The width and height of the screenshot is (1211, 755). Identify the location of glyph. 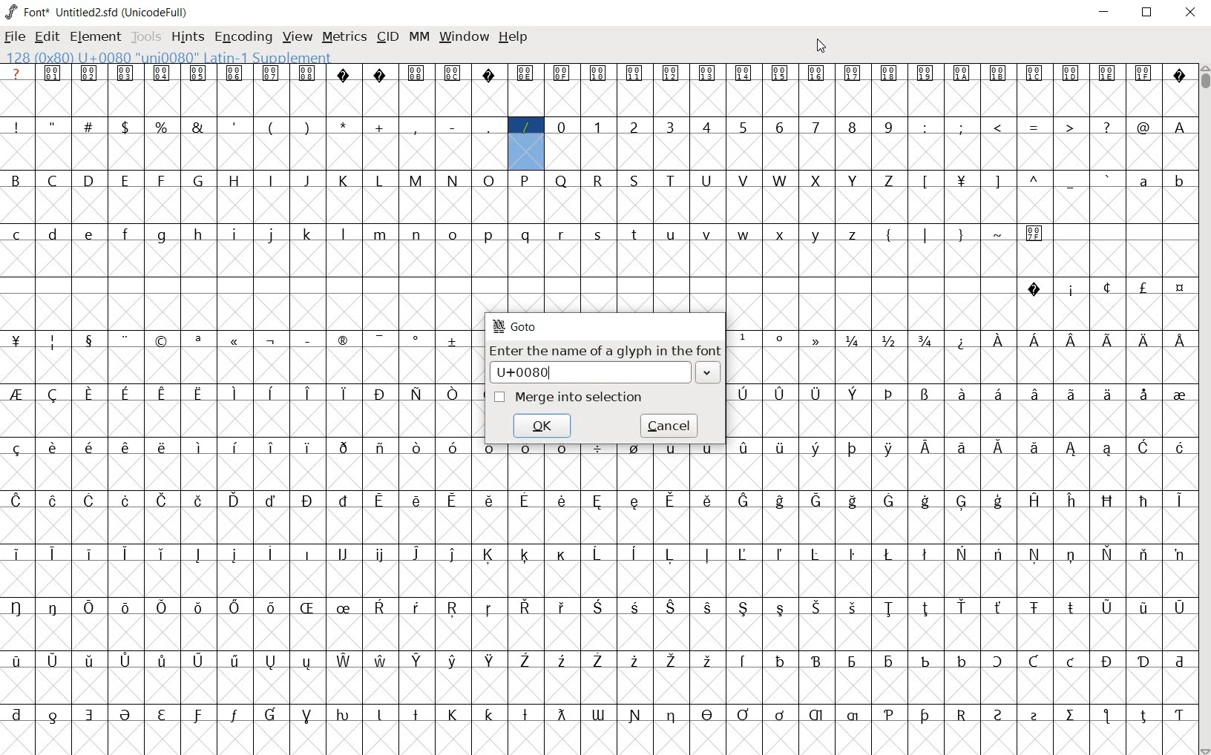
(998, 715).